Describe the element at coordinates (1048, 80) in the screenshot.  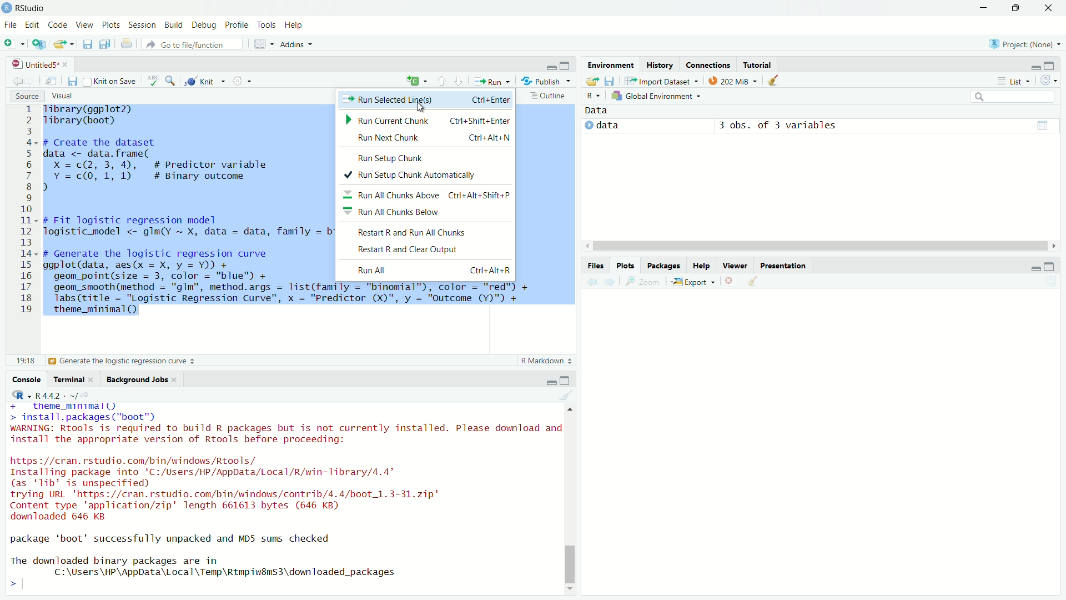
I see `Refresh the list of objects in the environment` at that location.